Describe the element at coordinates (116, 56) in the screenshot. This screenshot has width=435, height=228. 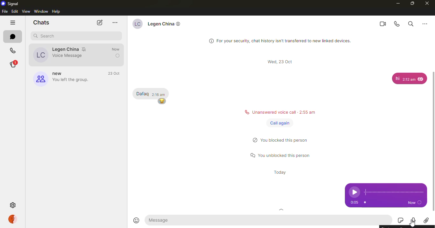
I see `now` at that location.